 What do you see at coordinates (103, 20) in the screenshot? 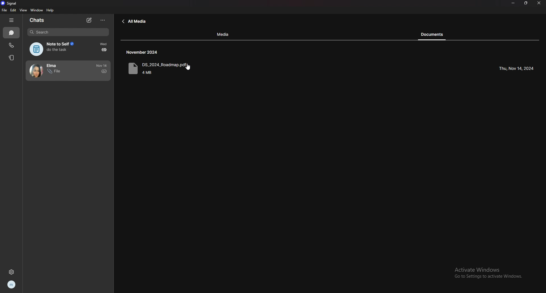
I see `options` at bounding box center [103, 20].